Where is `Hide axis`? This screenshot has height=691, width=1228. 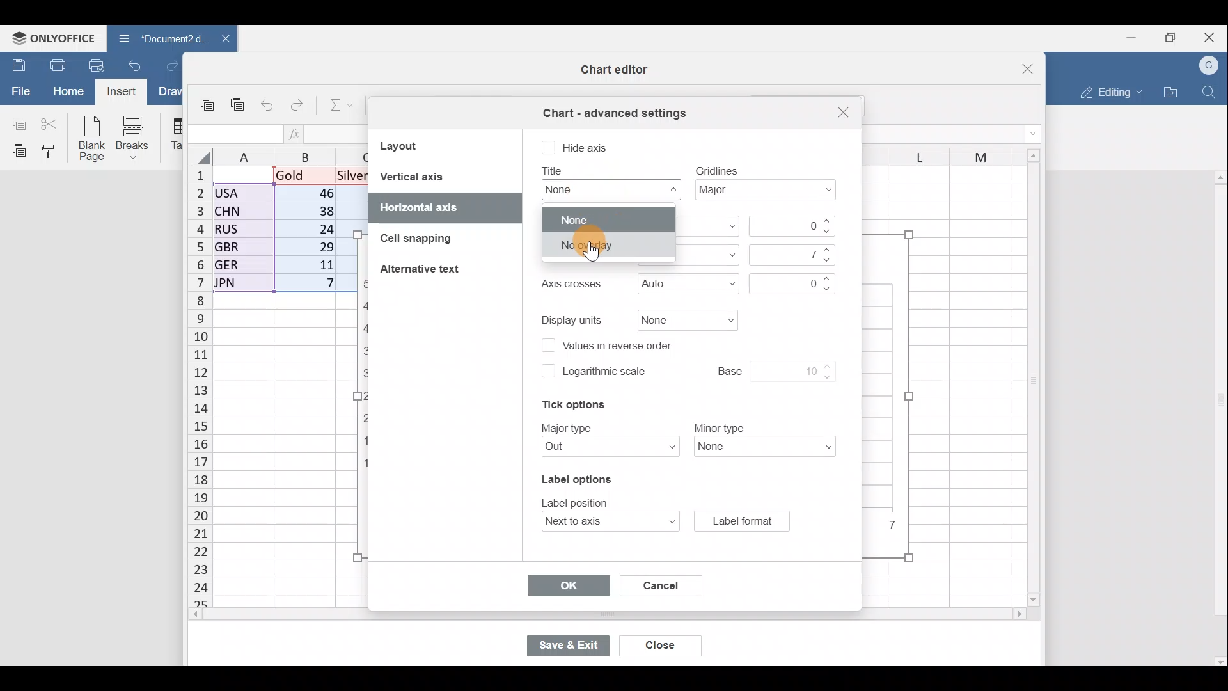 Hide axis is located at coordinates (588, 146).